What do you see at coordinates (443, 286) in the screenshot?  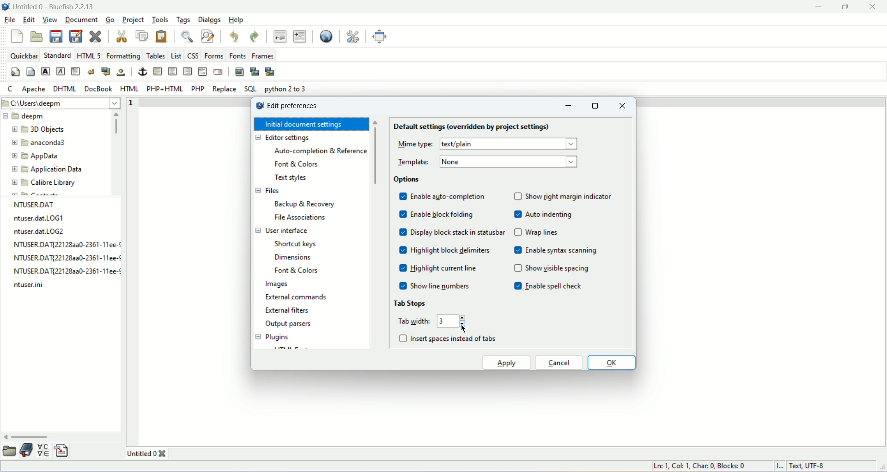 I see `show line numbers` at bounding box center [443, 286].